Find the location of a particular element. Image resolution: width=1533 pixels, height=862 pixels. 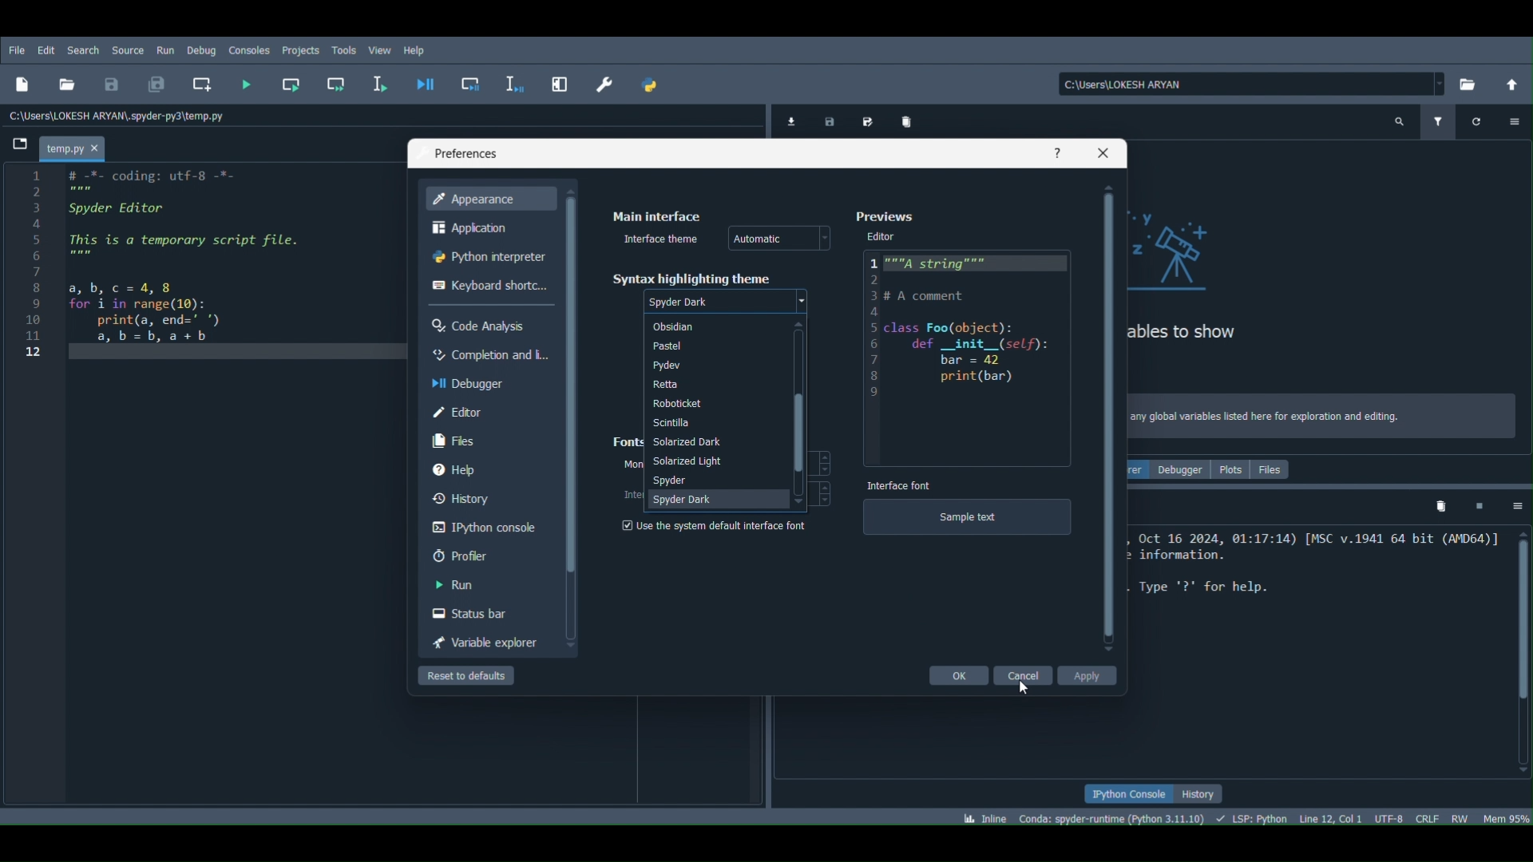

Editor is located at coordinates (494, 413).